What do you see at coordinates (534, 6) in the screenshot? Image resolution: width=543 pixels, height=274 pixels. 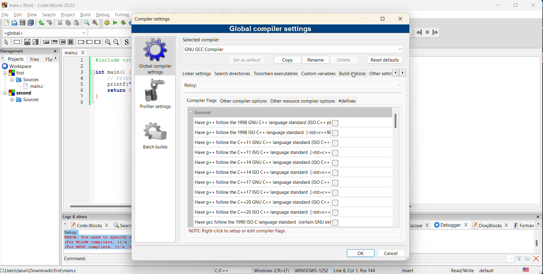 I see `close` at bounding box center [534, 6].